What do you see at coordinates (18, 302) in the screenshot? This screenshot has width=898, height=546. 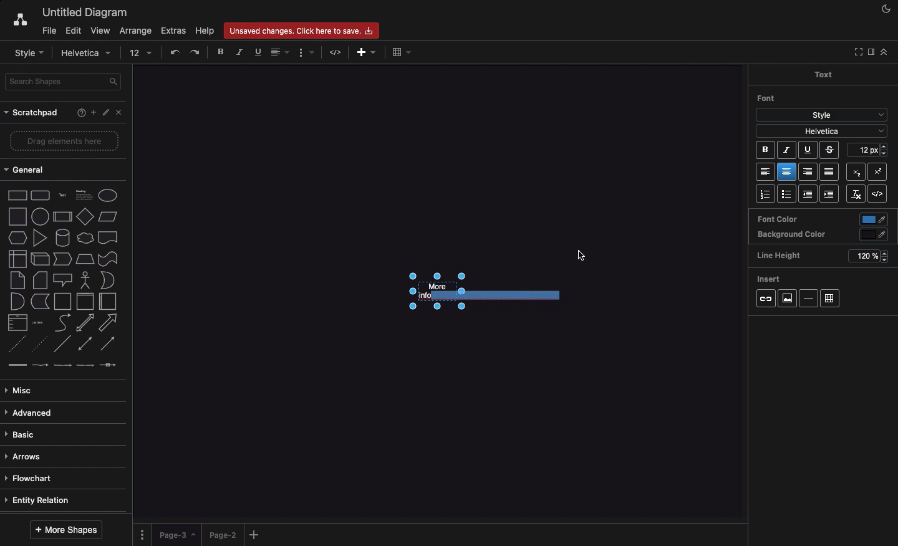 I see `and` at bounding box center [18, 302].